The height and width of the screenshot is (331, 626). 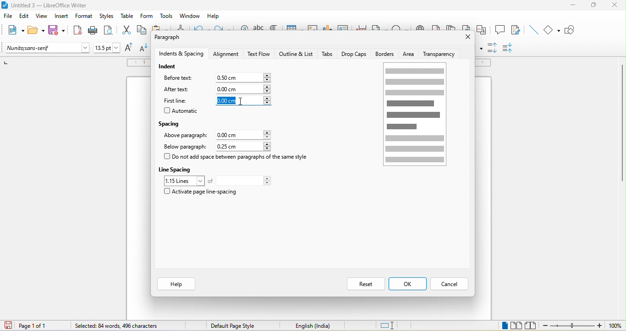 I want to click on comment, so click(x=500, y=29).